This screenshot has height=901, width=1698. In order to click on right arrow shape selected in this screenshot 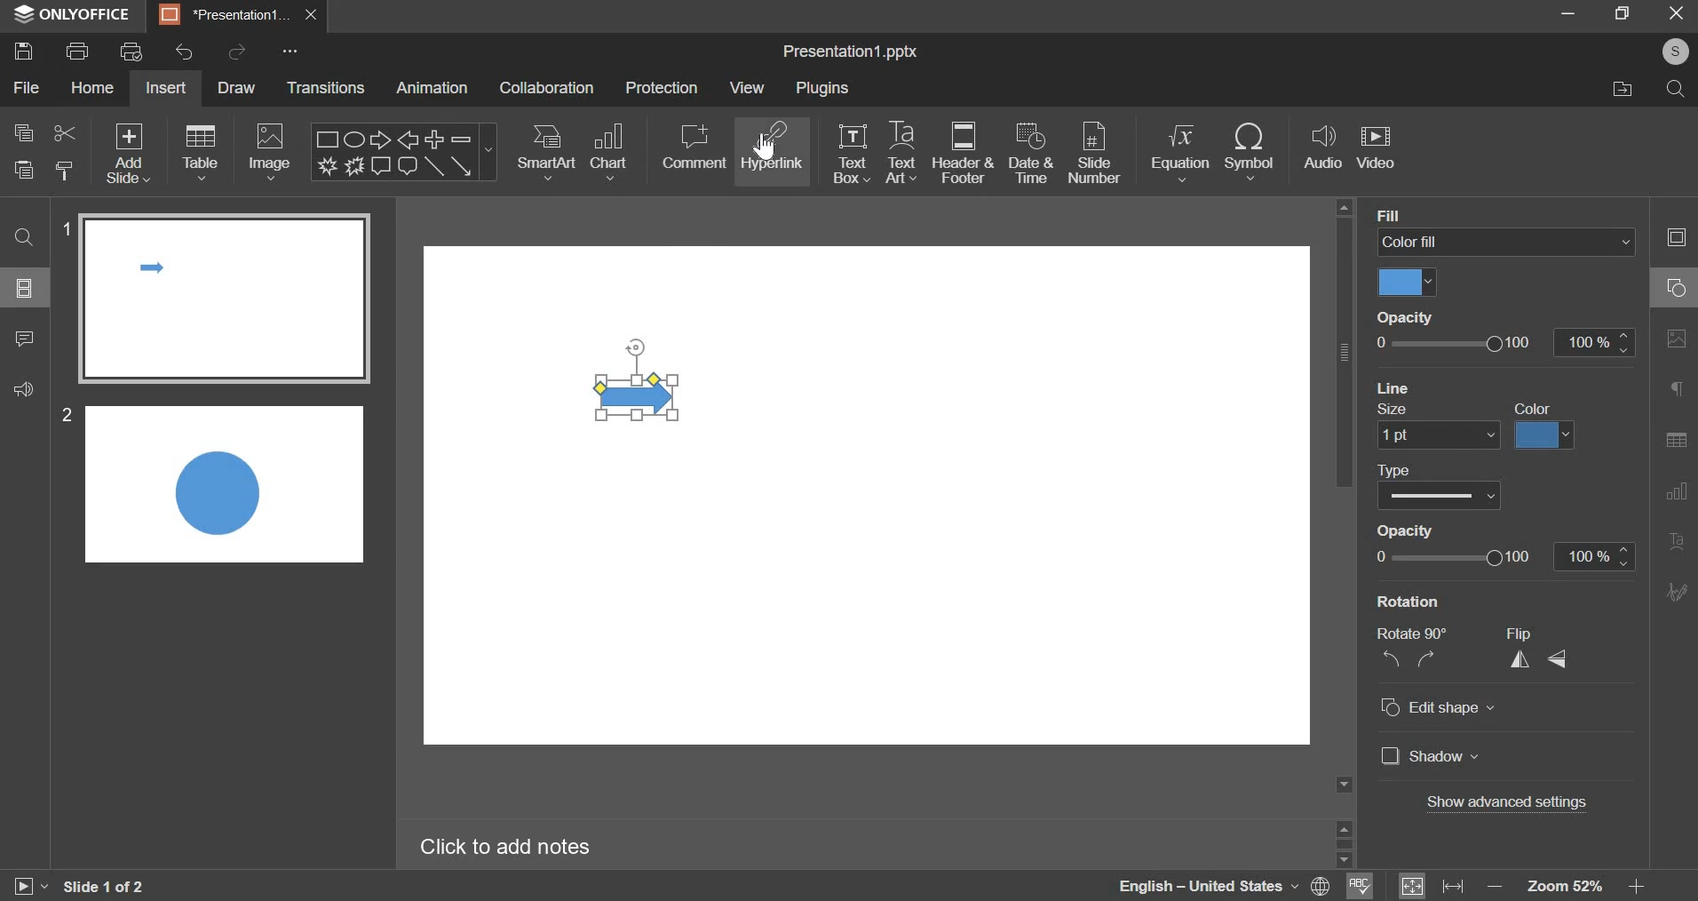, I will do `click(646, 379)`.